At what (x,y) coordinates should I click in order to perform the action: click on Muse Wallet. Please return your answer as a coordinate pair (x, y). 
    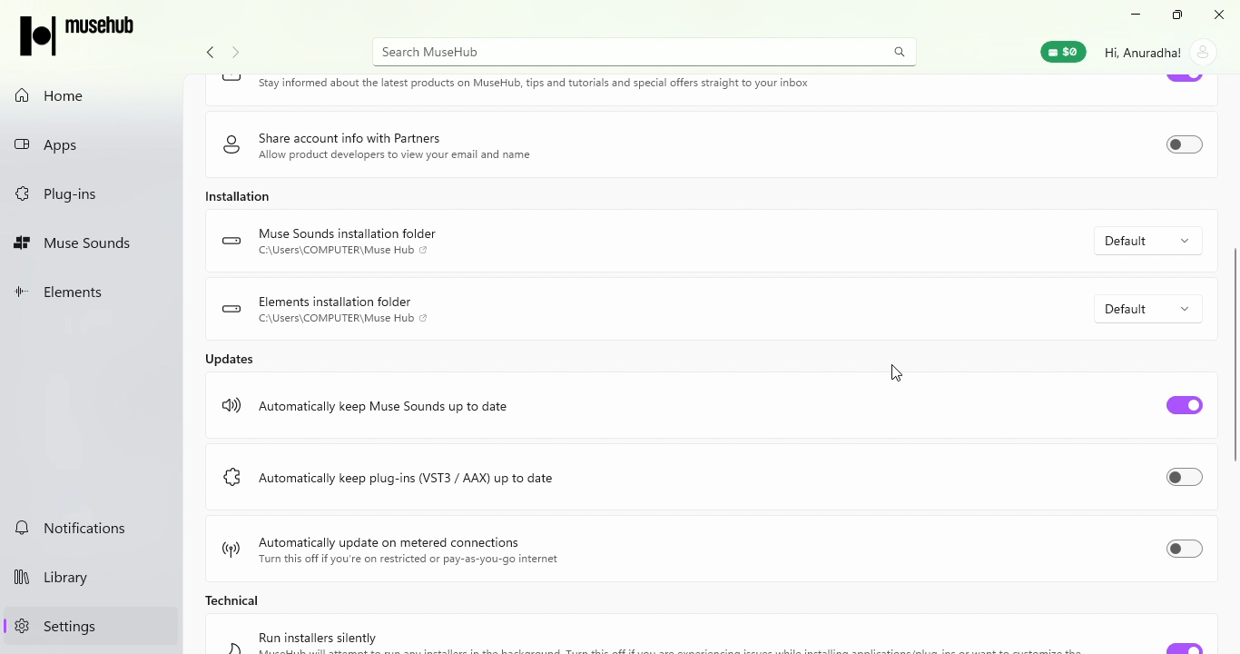
    Looking at the image, I should click on (1062, 53).